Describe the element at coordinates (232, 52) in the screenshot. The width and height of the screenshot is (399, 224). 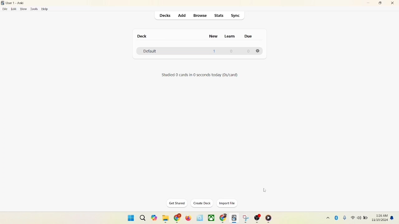
I see `` at that location.